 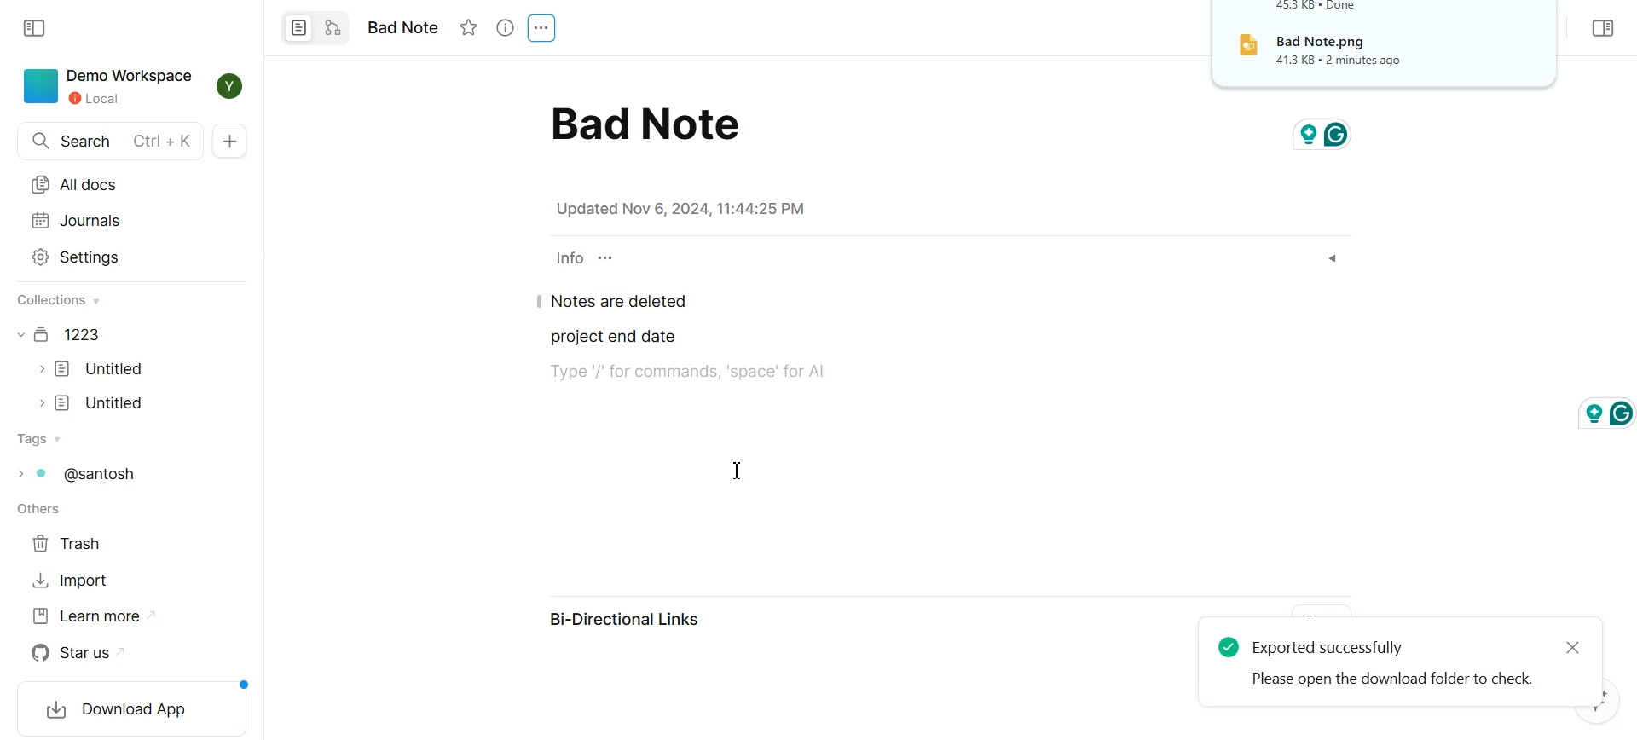 I want to click on Collapse sidebar, so click(x=35, y=28).